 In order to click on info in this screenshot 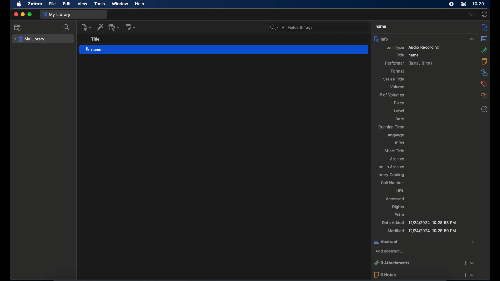, I will do `click(485, 27)`.